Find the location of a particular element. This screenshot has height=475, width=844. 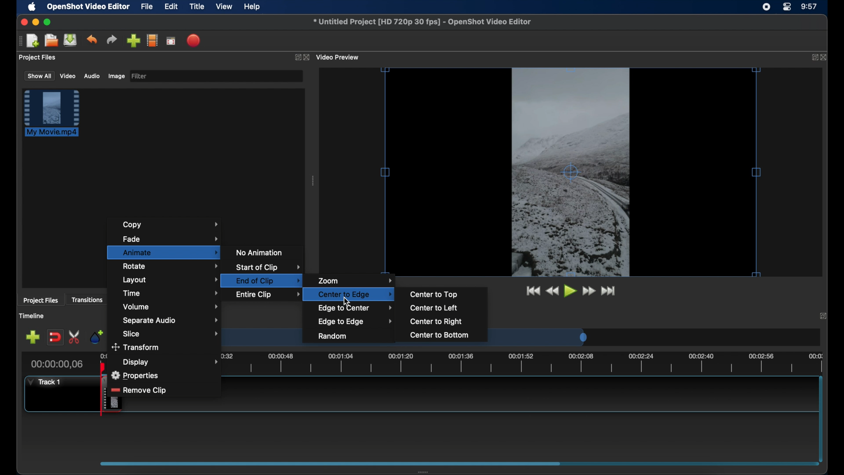

copy menu is located at coordinates (171, 224).